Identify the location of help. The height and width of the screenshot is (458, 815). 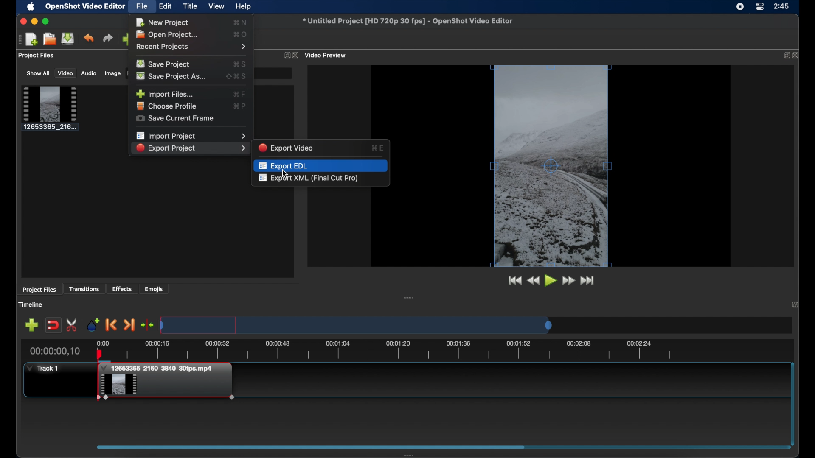
(244, 6).